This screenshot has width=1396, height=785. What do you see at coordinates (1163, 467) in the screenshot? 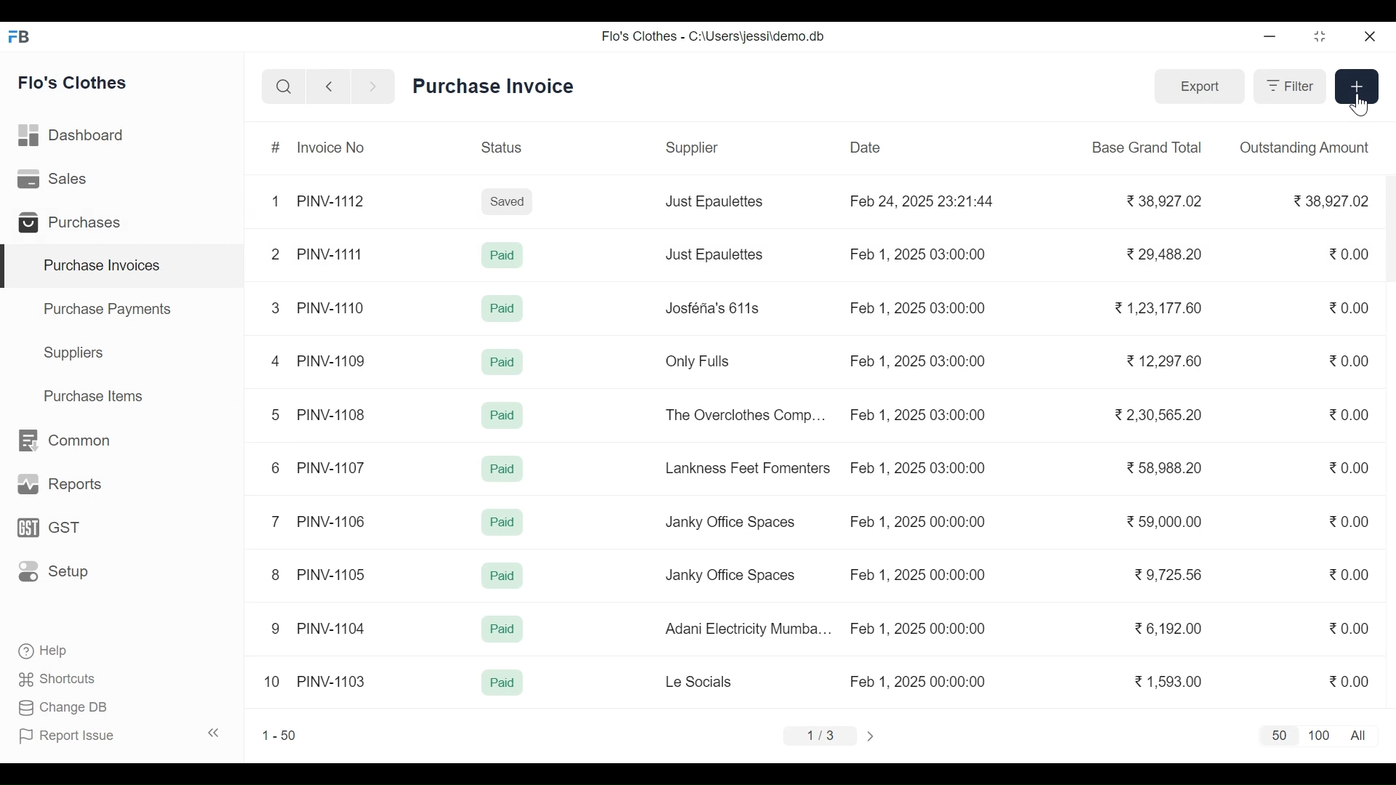
I see `' 58 088.20` at bounding box center [1163, 467].